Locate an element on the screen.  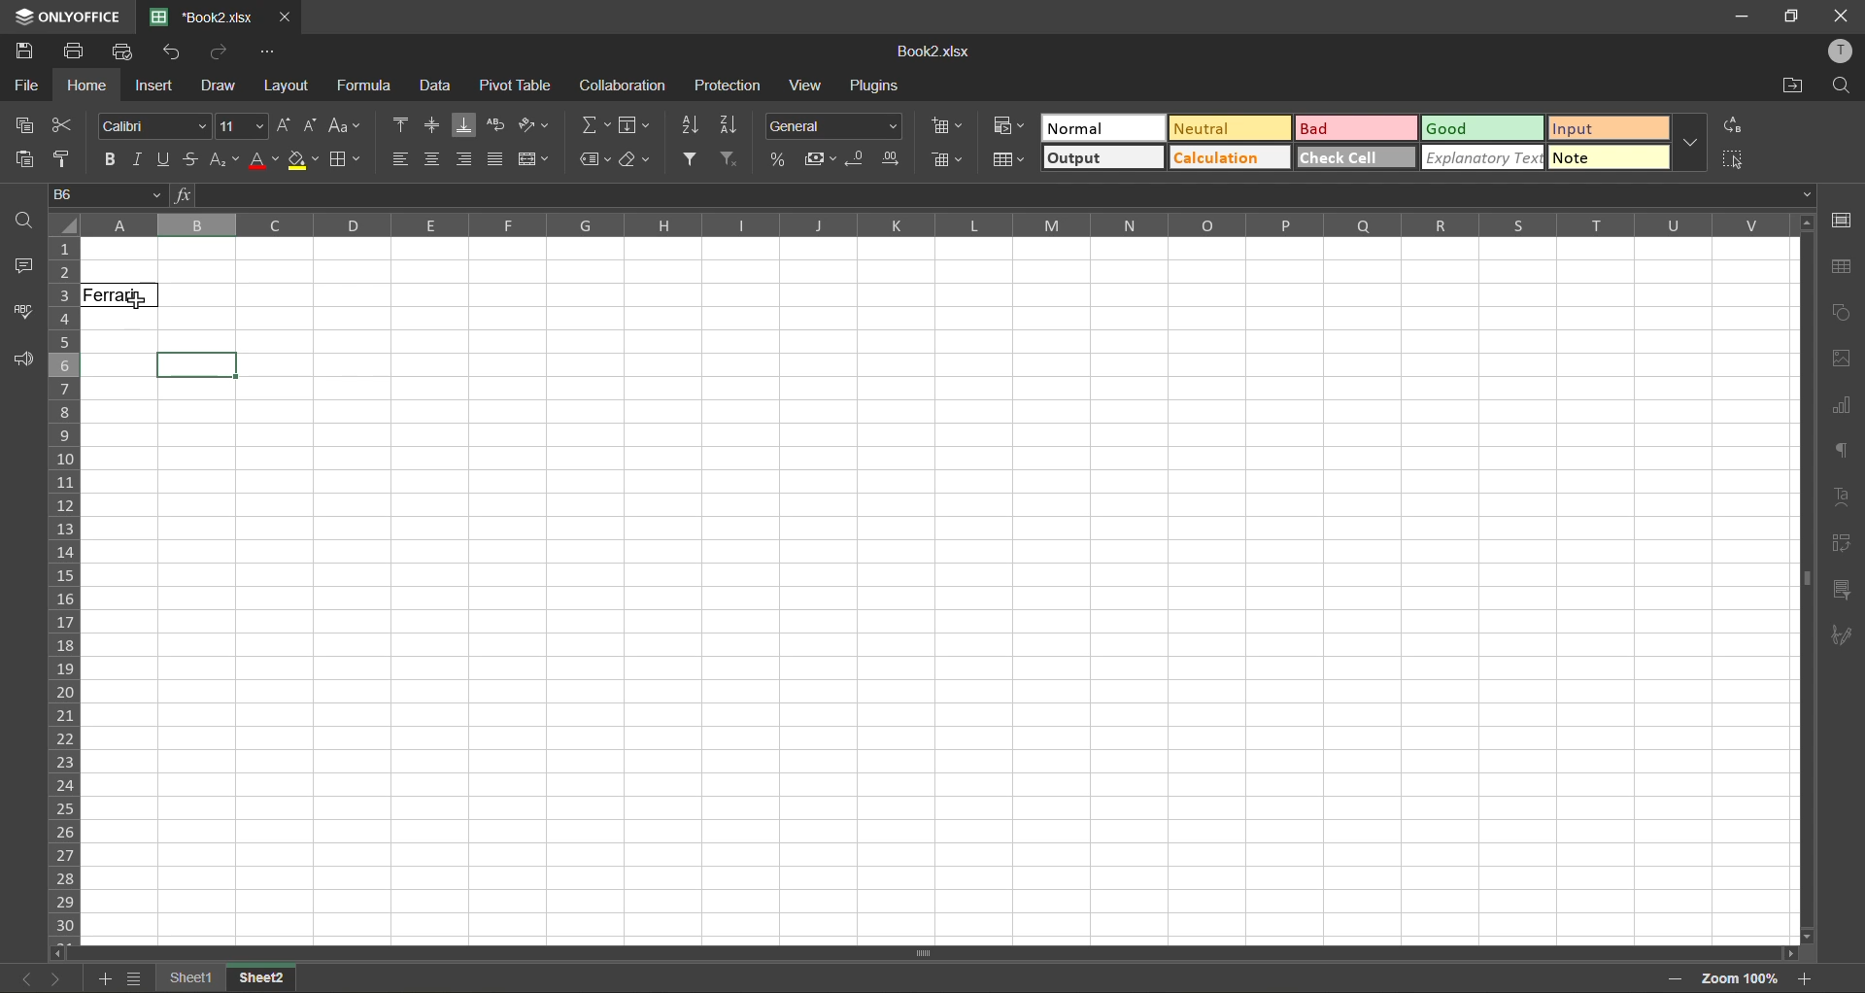
note is located at coordinates (1609, 156).